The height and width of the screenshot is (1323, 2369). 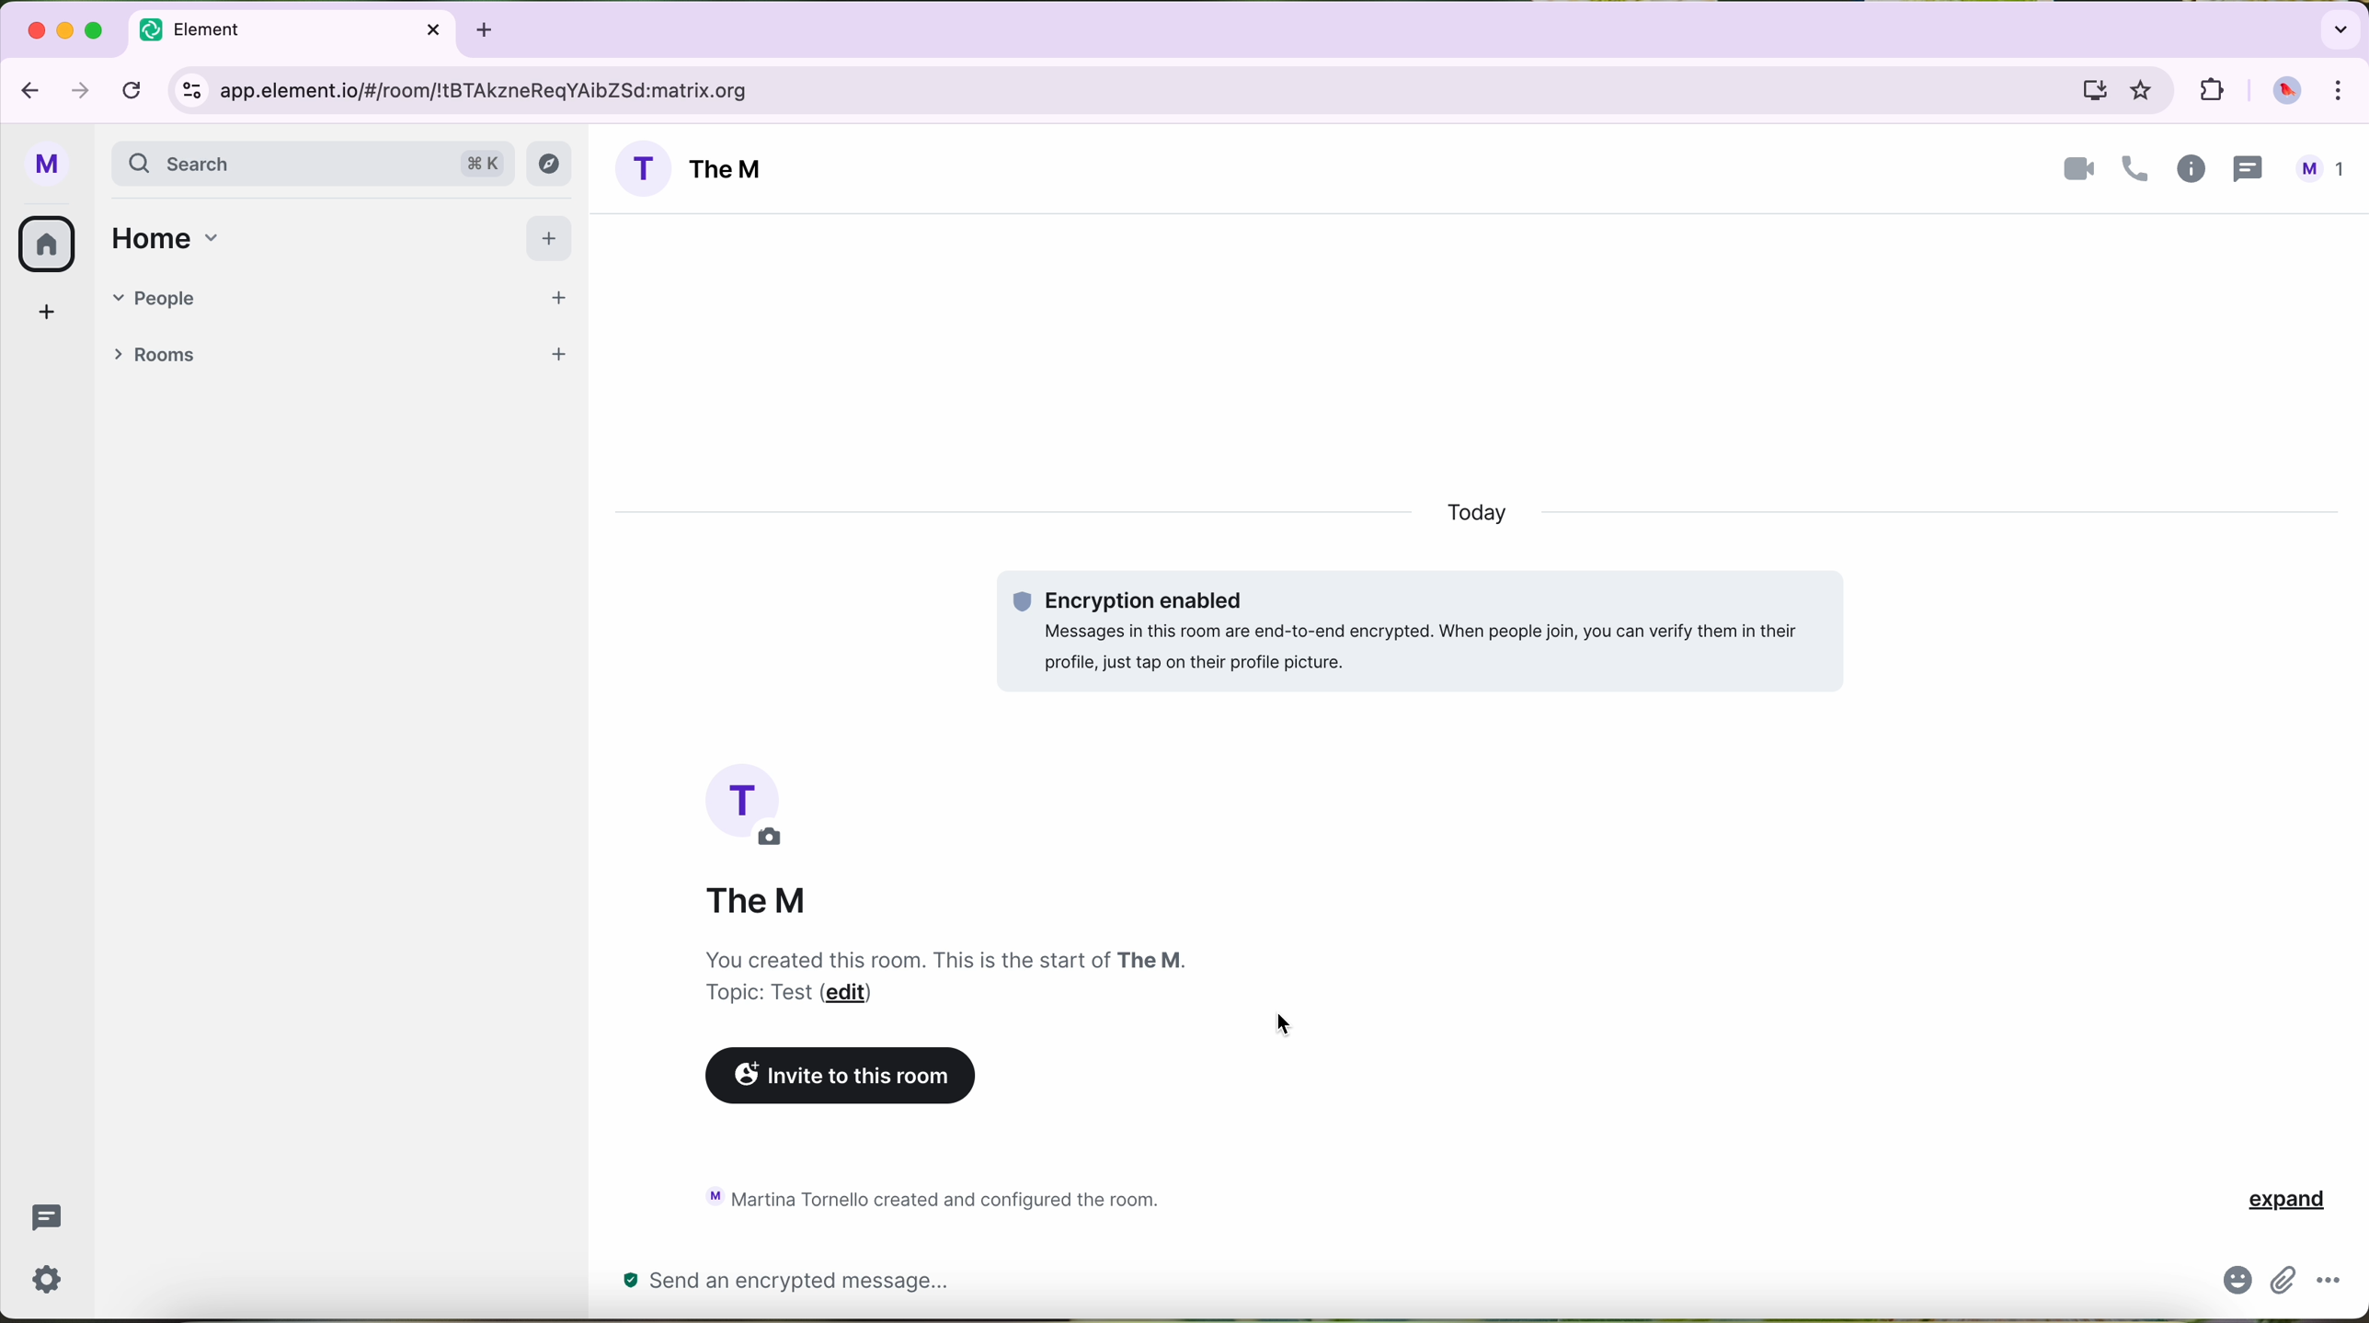 I want to click on threads, so click(x=46, y=1221).